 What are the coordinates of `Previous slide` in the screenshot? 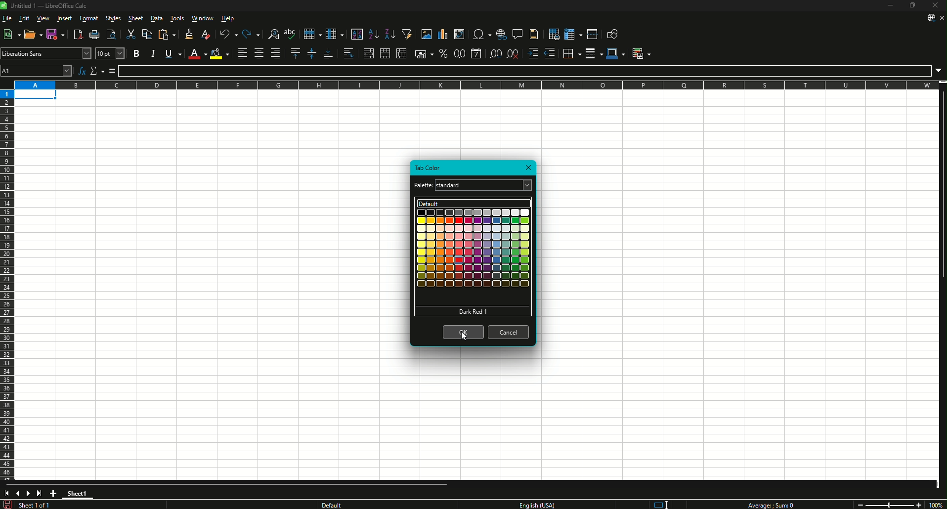 It's located at (16, 493).